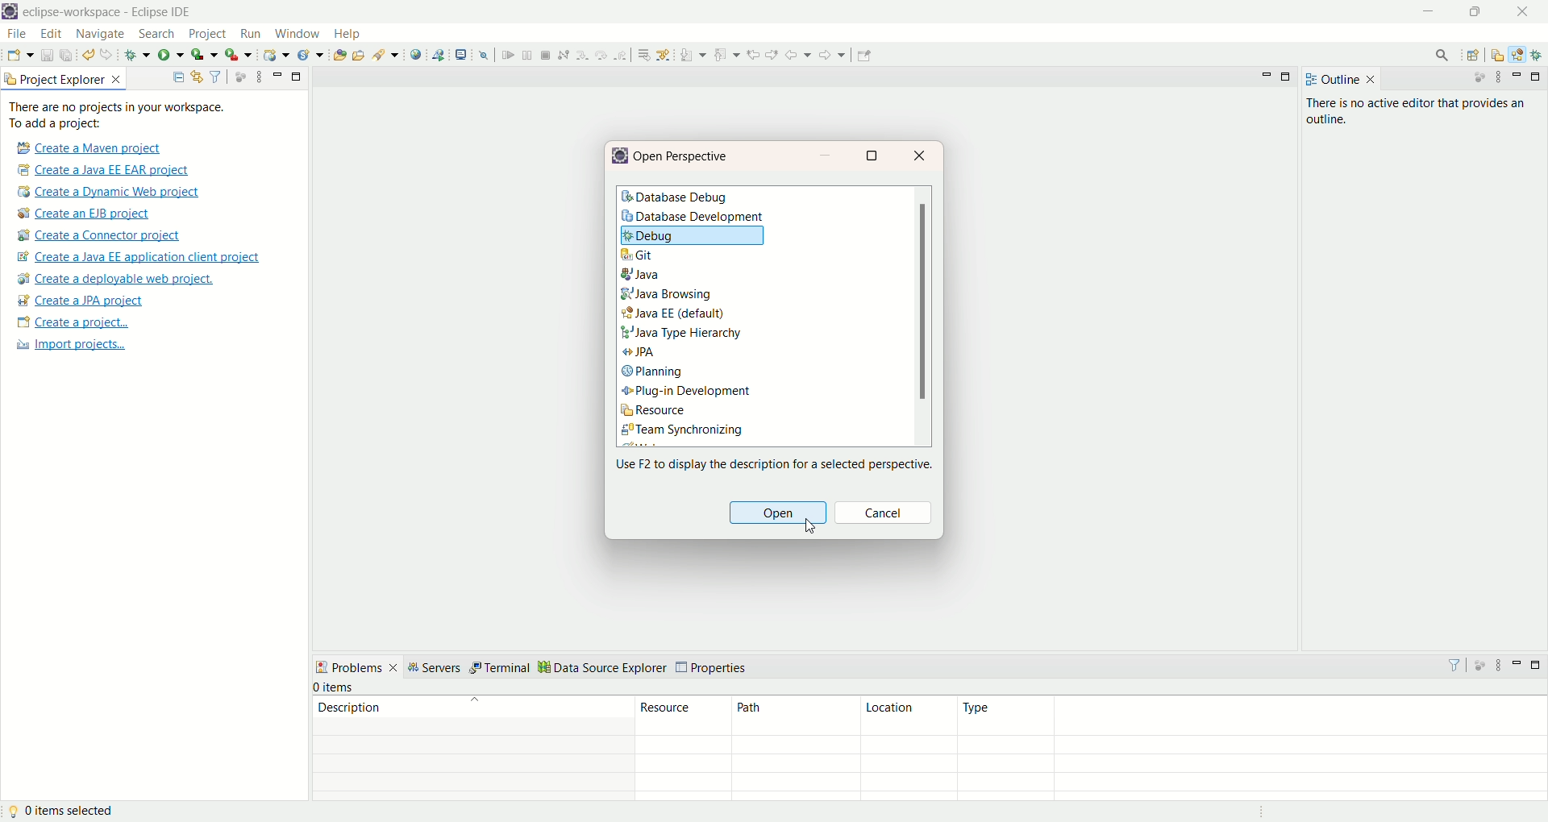 The height and width of the screenshot is (822, 1548). I want to click on database debug, so click(676, 198).